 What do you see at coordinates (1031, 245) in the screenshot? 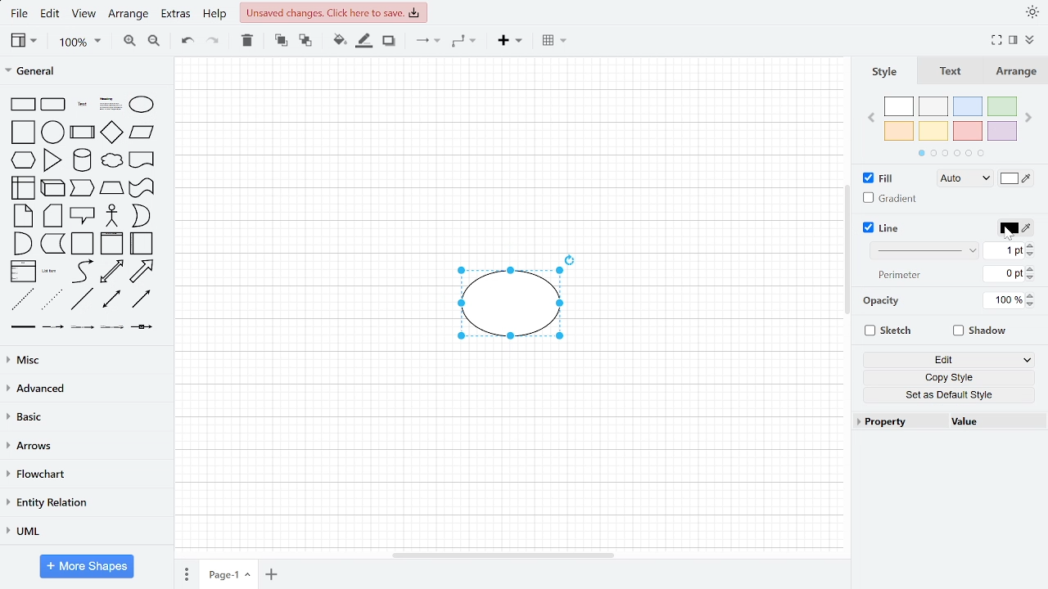
I see `Increae line width` at bounding box center [1031, 245].